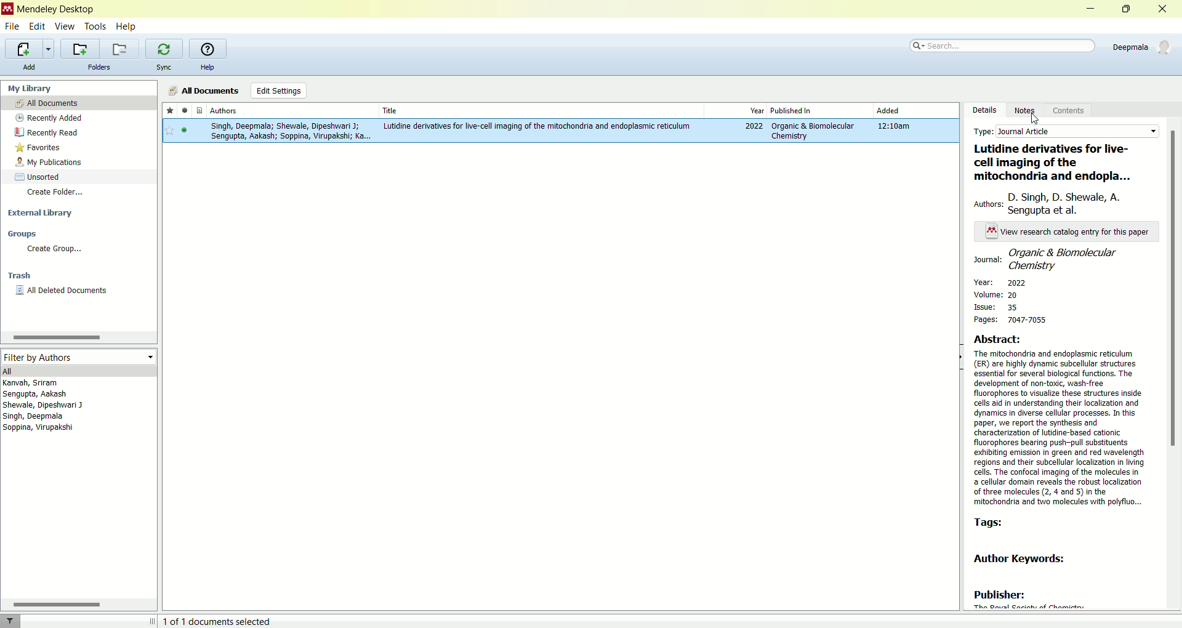 The height and width of the screenshot is (628, 1182). What do you see at coordinates (997, 294) in the screenshot?
I see `volume : 20` at bounding box center [997, 294].